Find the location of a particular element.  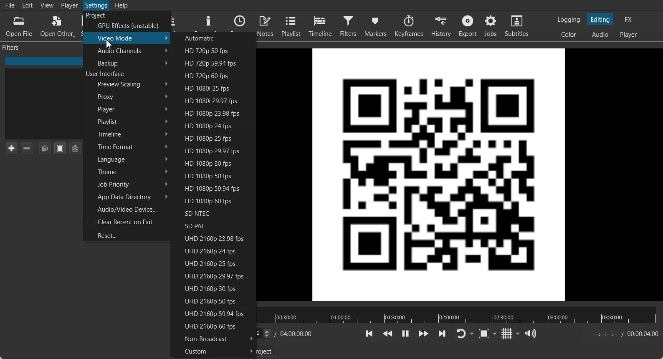

View is located at coordinates (46, 5).